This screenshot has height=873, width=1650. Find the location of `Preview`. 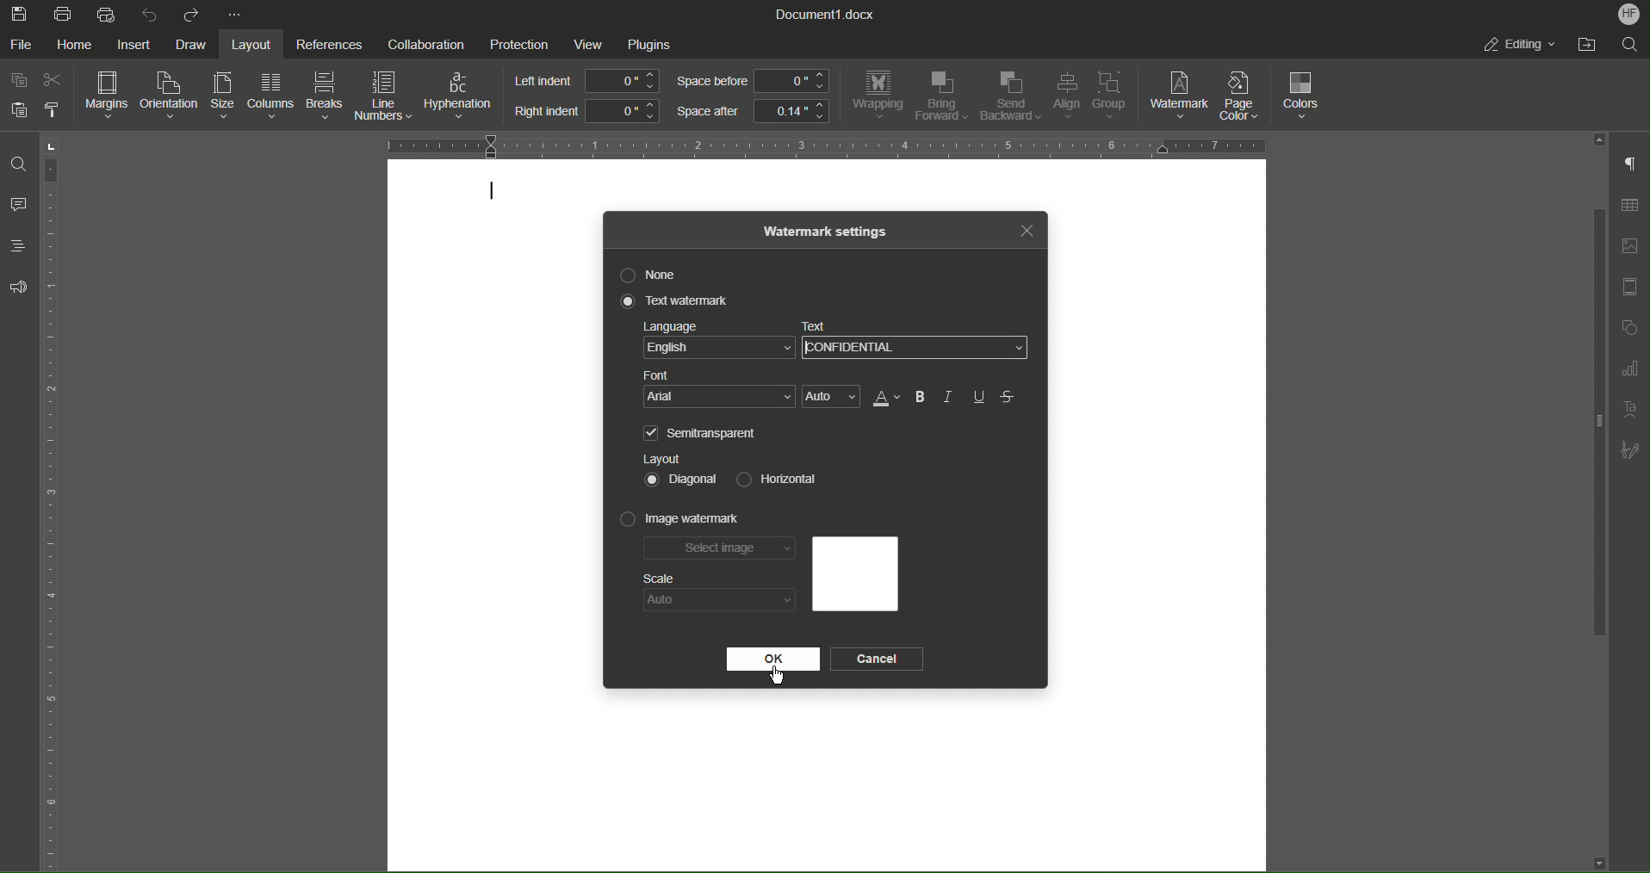

Preview is located at coordinates (854, 574).